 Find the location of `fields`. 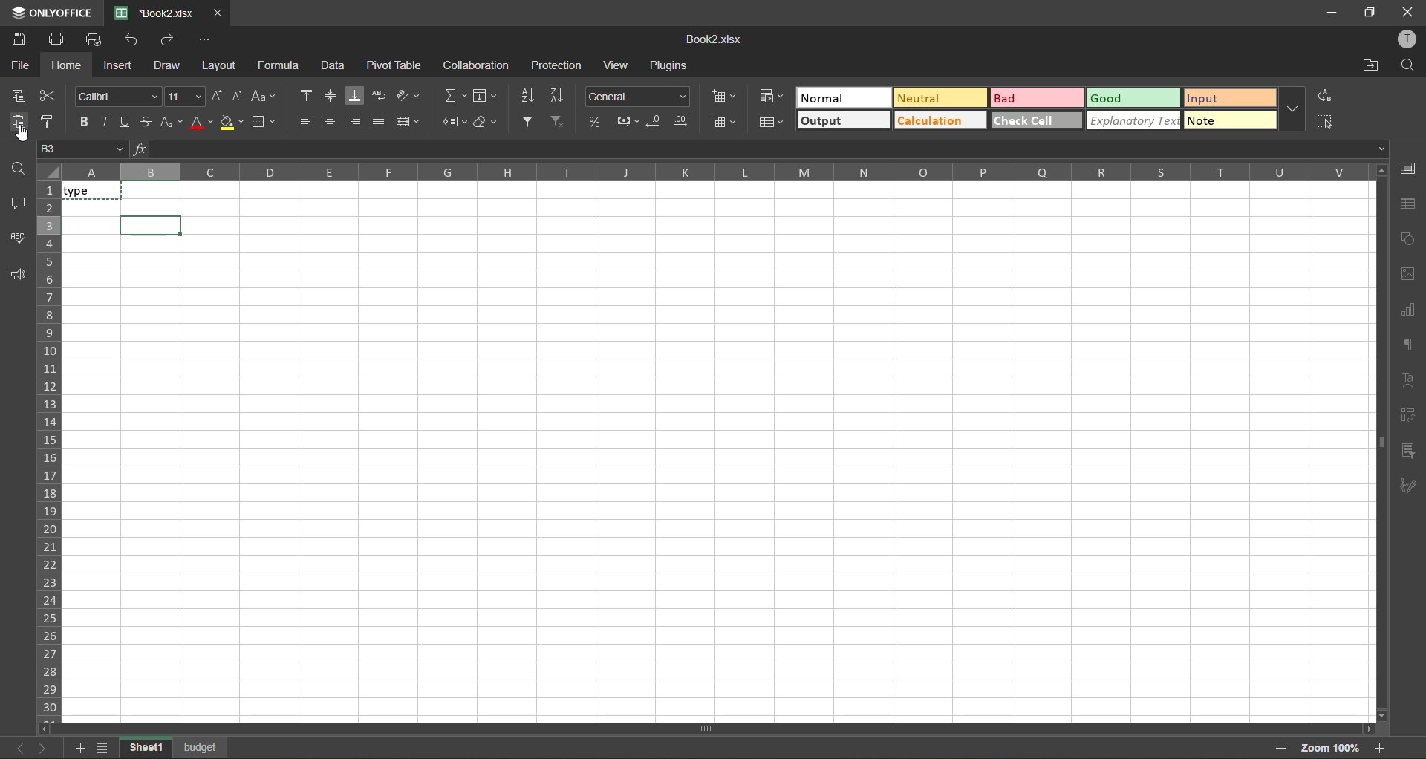

fields is located at coordinates (486, 95).